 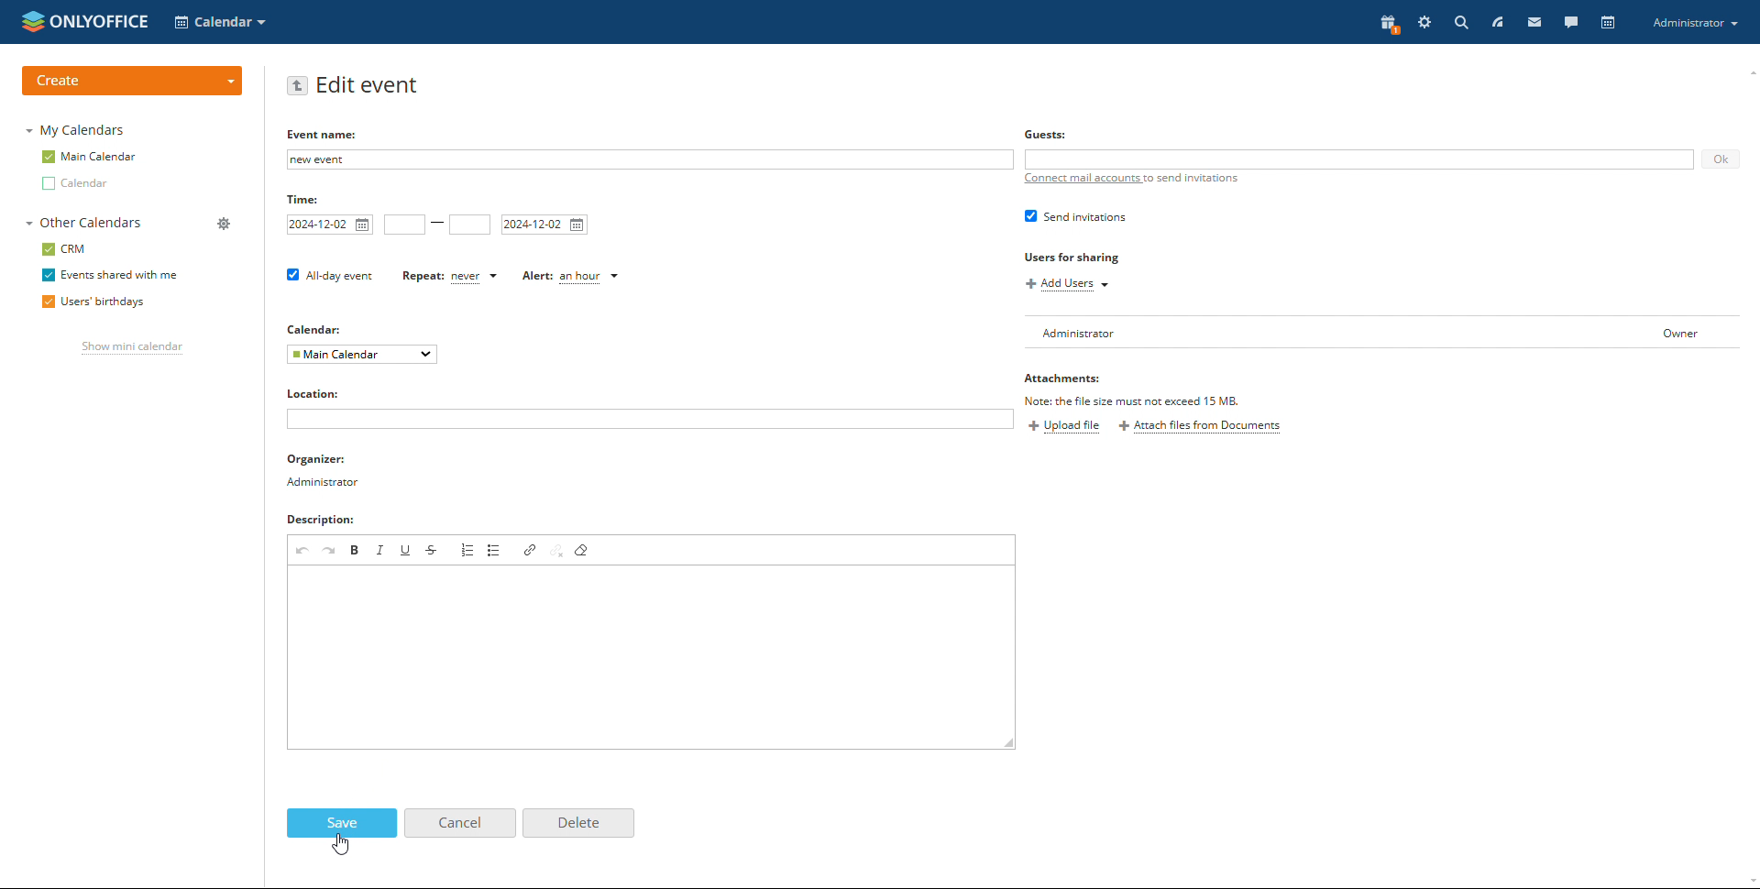 I want to click on redo, so click(x=328, y=549).